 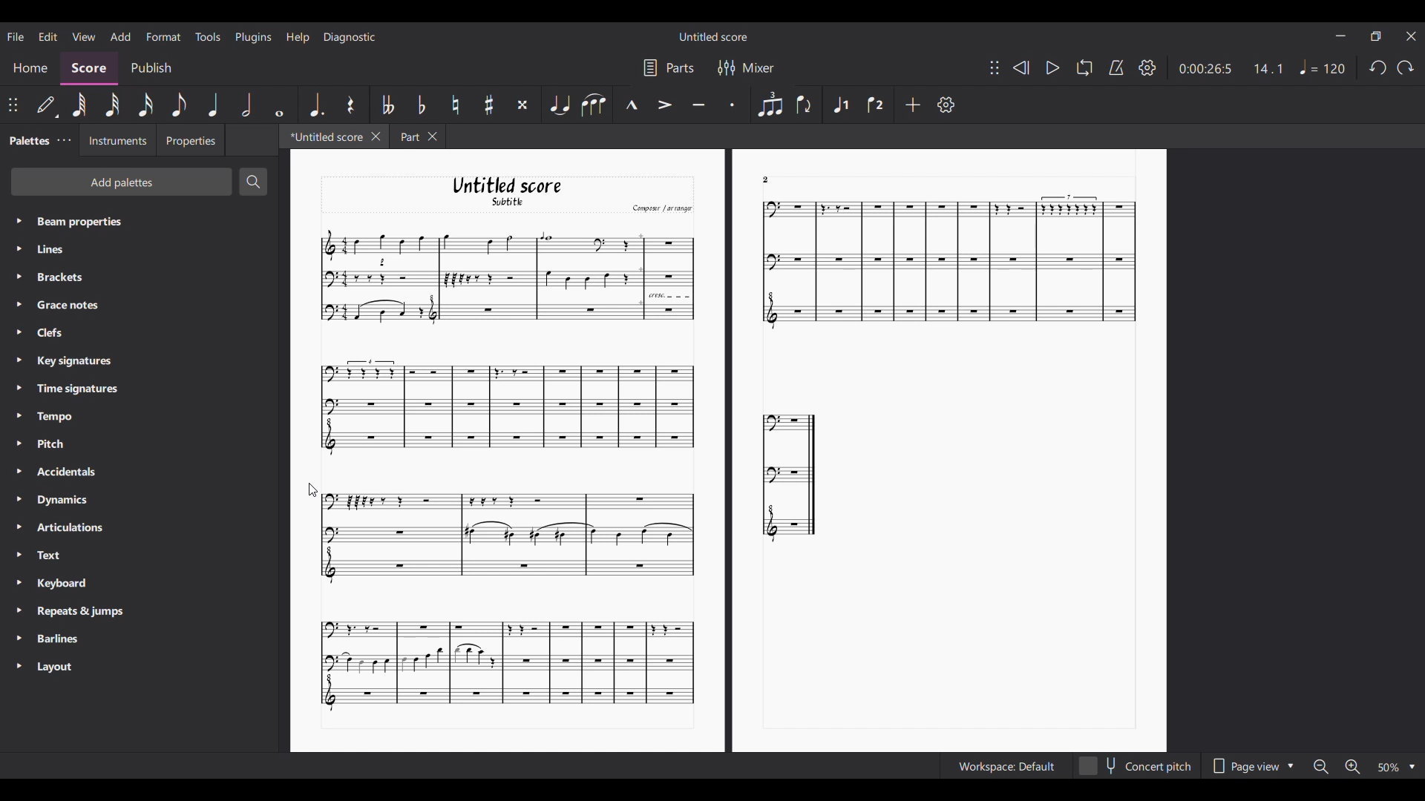 I want to click on Toggle natural, so click(x=455, y=105).